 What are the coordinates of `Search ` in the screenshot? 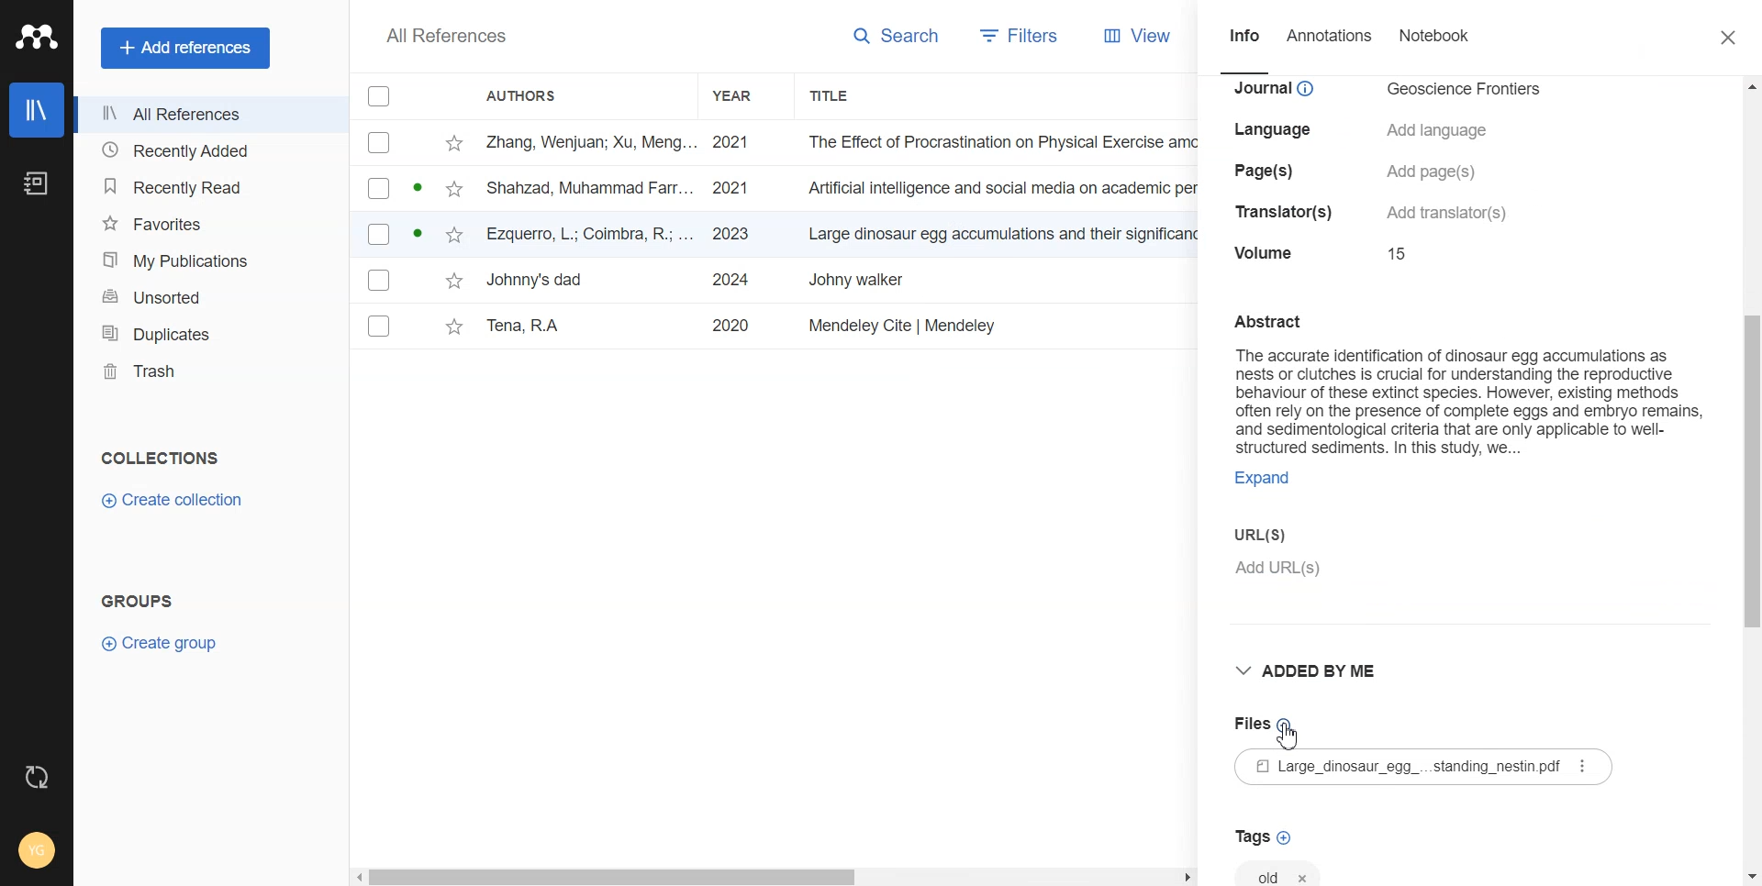 It's located at (896, 35).